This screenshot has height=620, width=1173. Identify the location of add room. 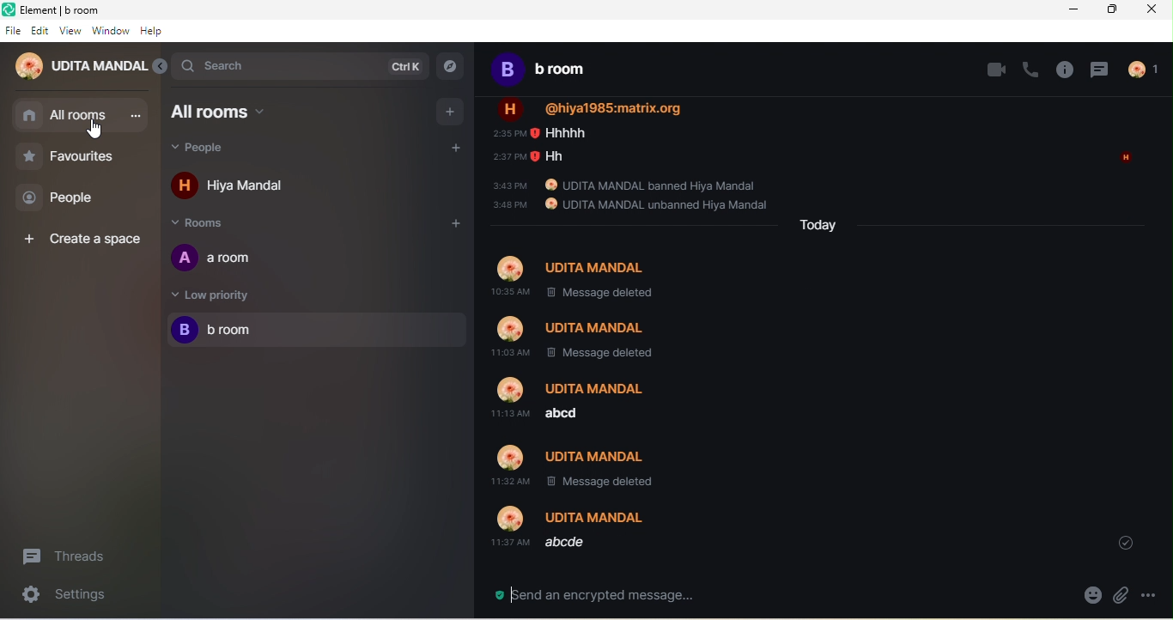
(449, 111).